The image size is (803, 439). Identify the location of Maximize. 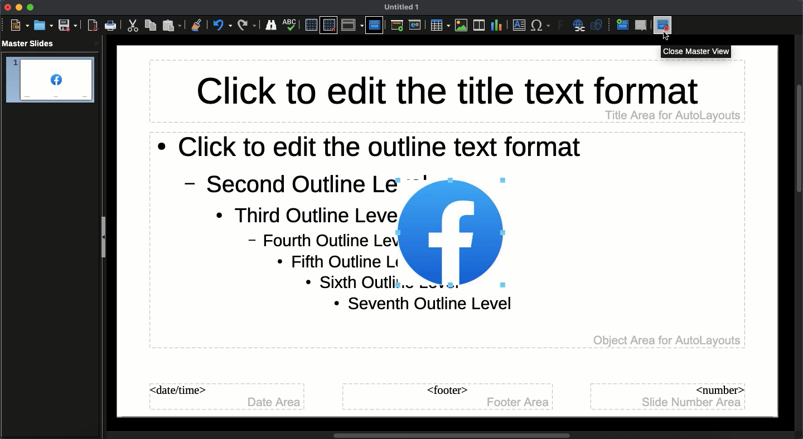
(30, 8).